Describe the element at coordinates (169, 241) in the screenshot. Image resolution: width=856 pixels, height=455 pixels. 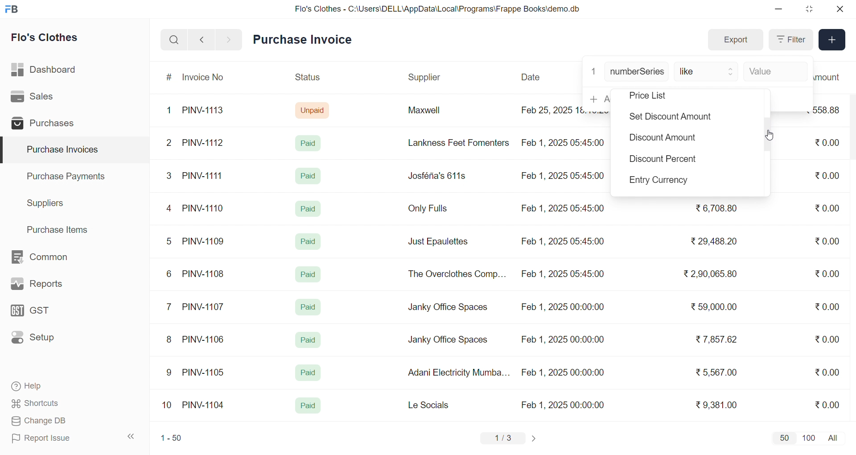
I see `5` at that location.